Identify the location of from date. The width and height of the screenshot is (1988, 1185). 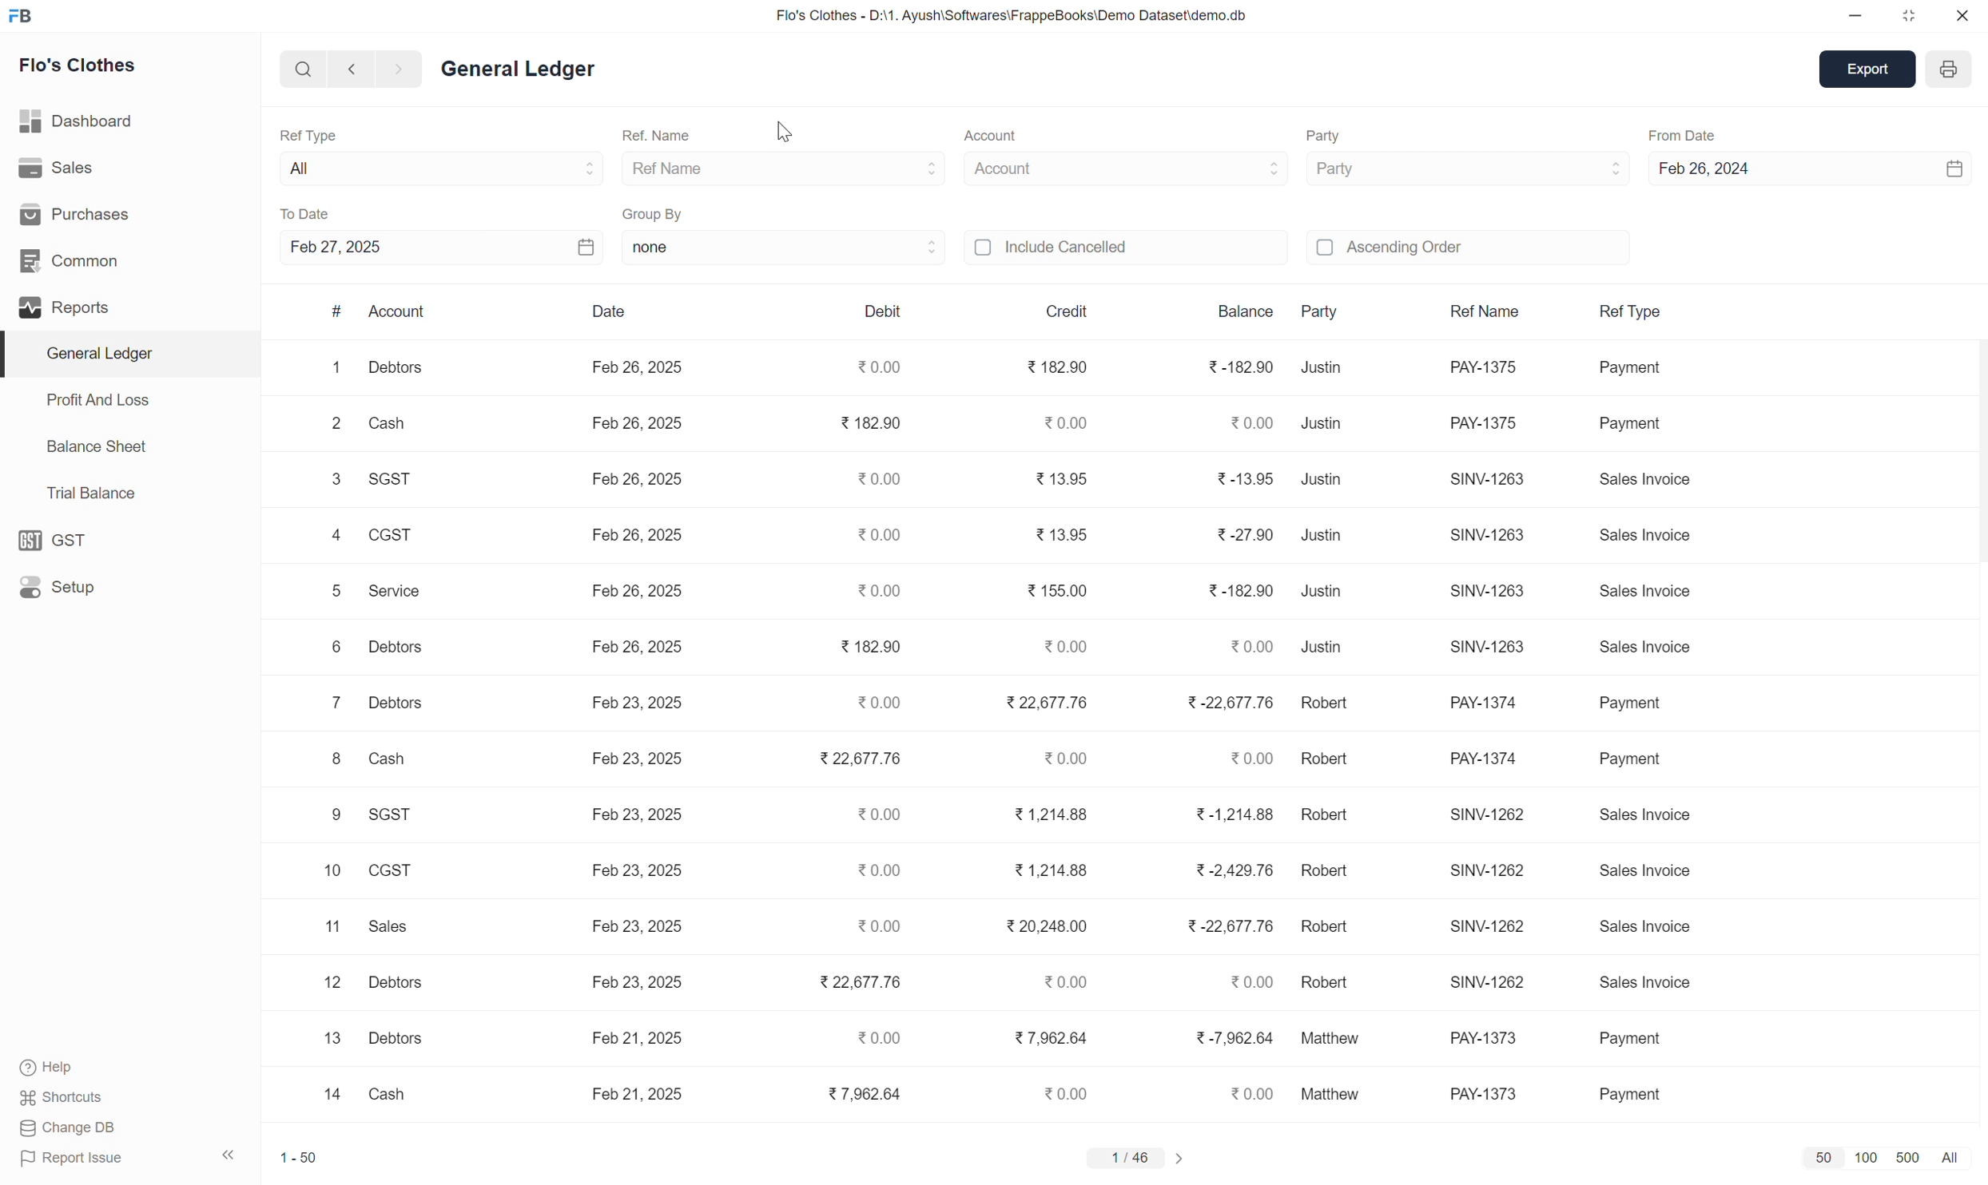
(1690, 135).